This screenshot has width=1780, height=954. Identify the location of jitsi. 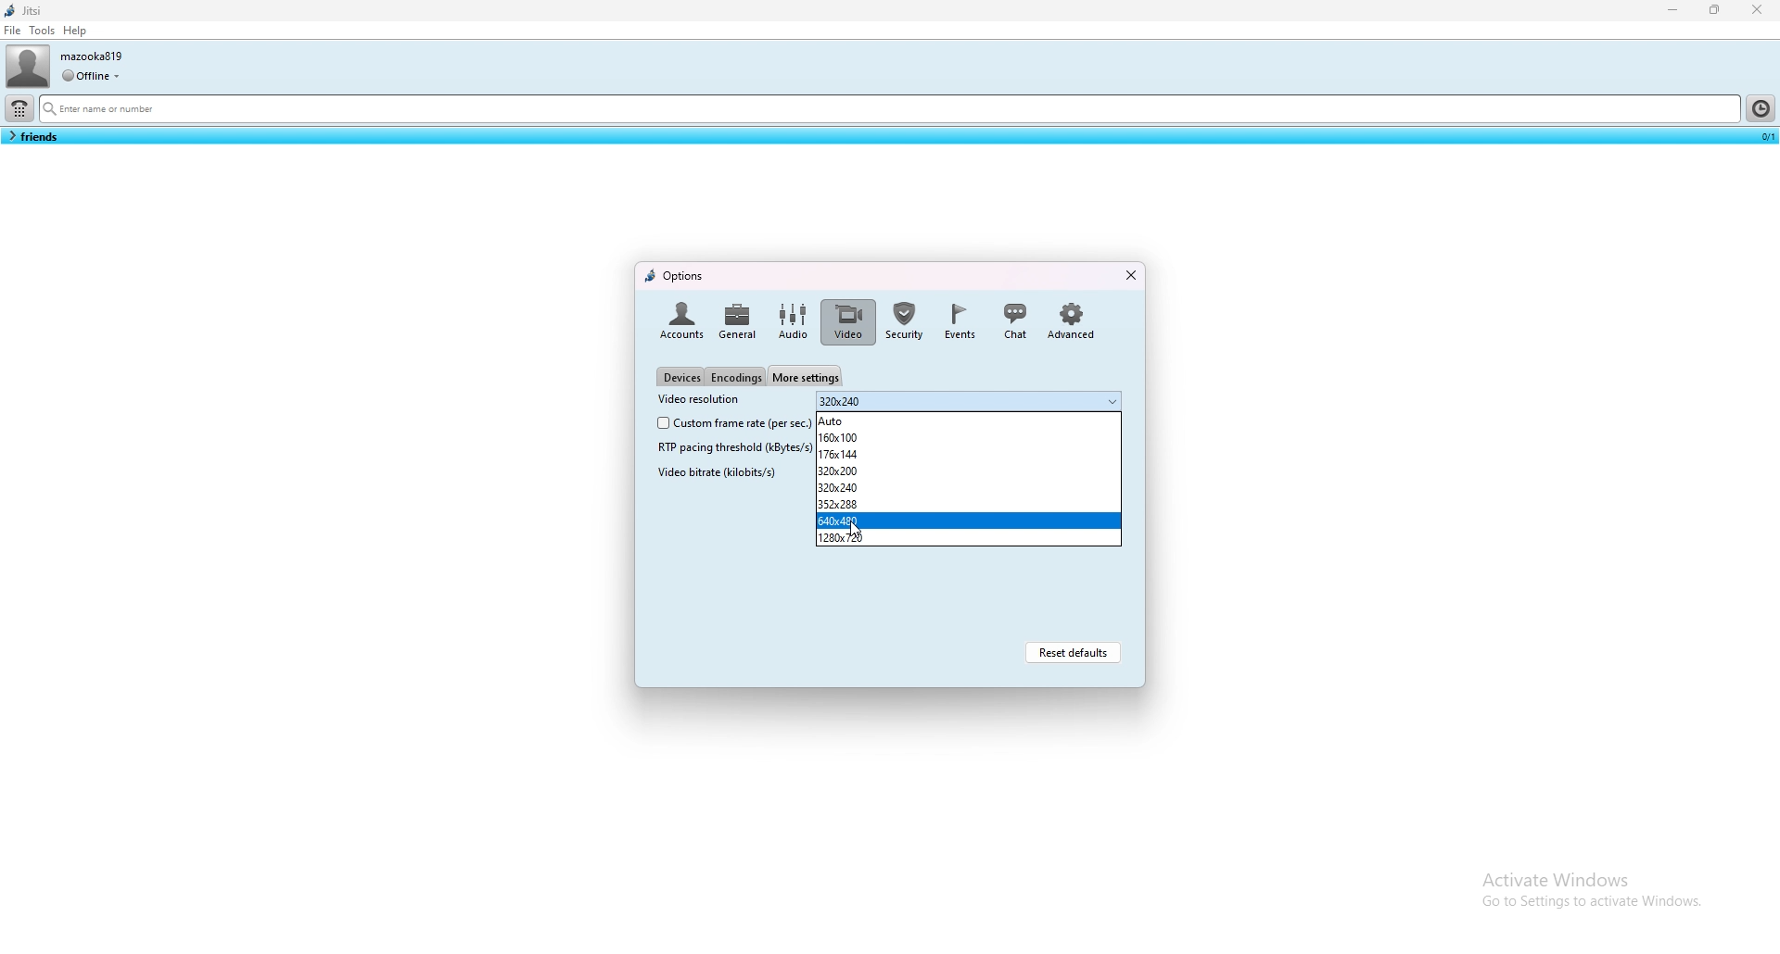
(27, 10).